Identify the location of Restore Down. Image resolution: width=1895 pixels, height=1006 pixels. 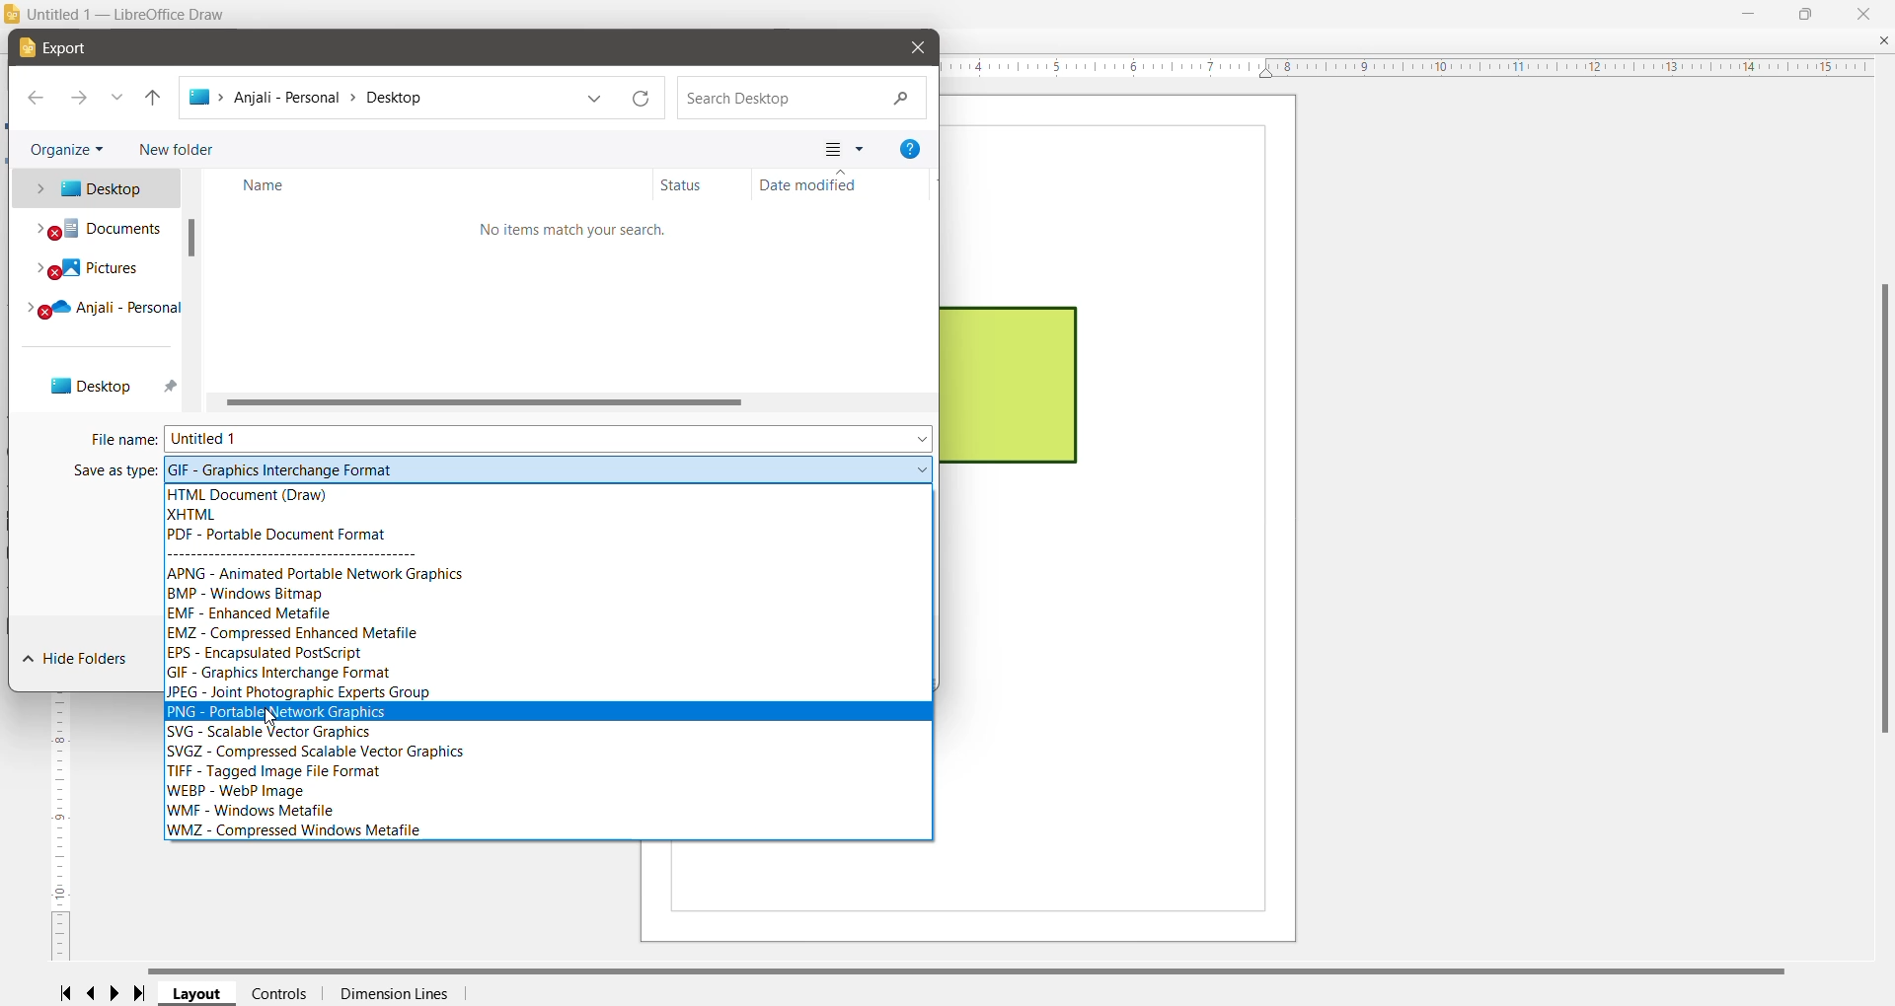
(1805, 12).